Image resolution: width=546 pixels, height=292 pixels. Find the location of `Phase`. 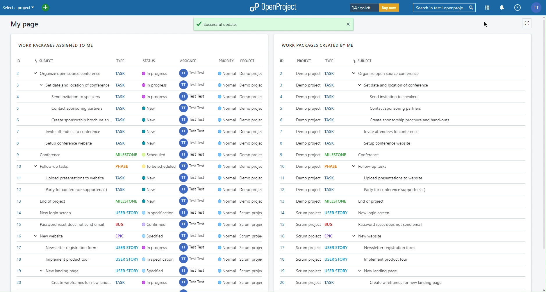

Phase is located at coordinates (331, 167).